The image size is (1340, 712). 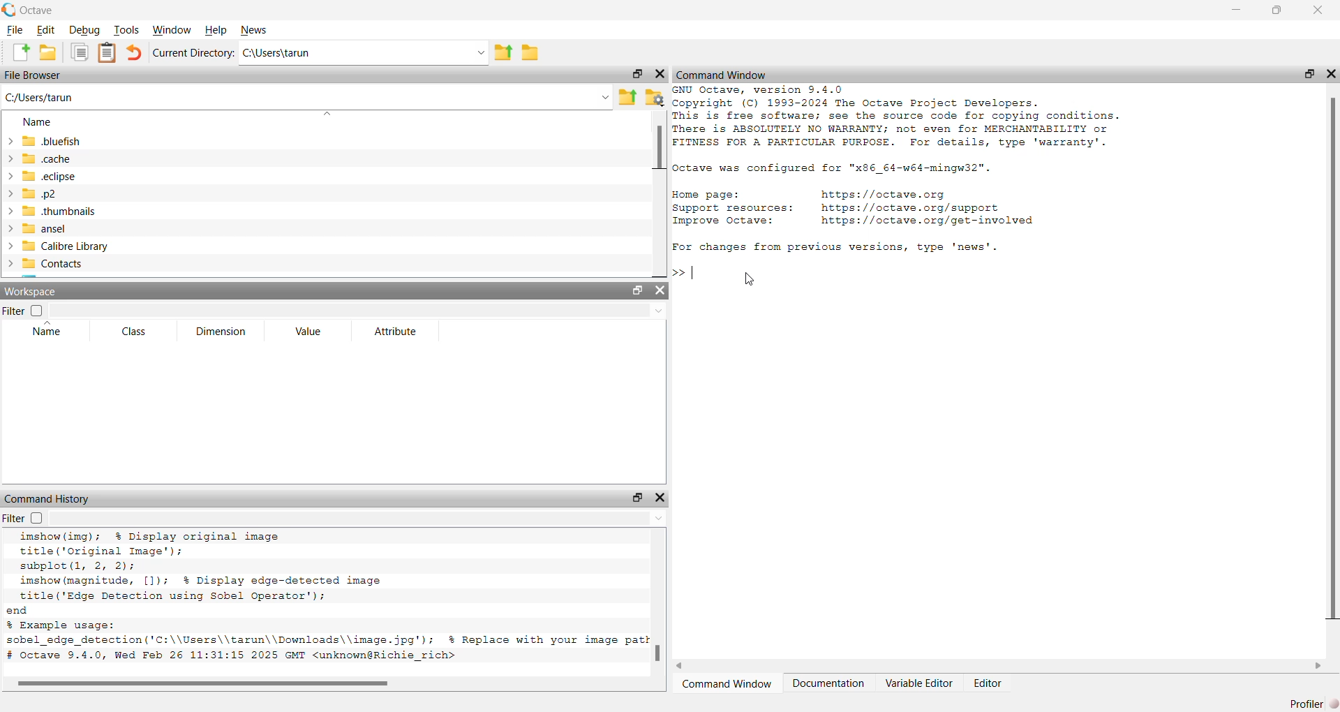 What do you see at coordinates (80, 53) in the screenshot?
I see `documents` at bounding box center [80, 53].